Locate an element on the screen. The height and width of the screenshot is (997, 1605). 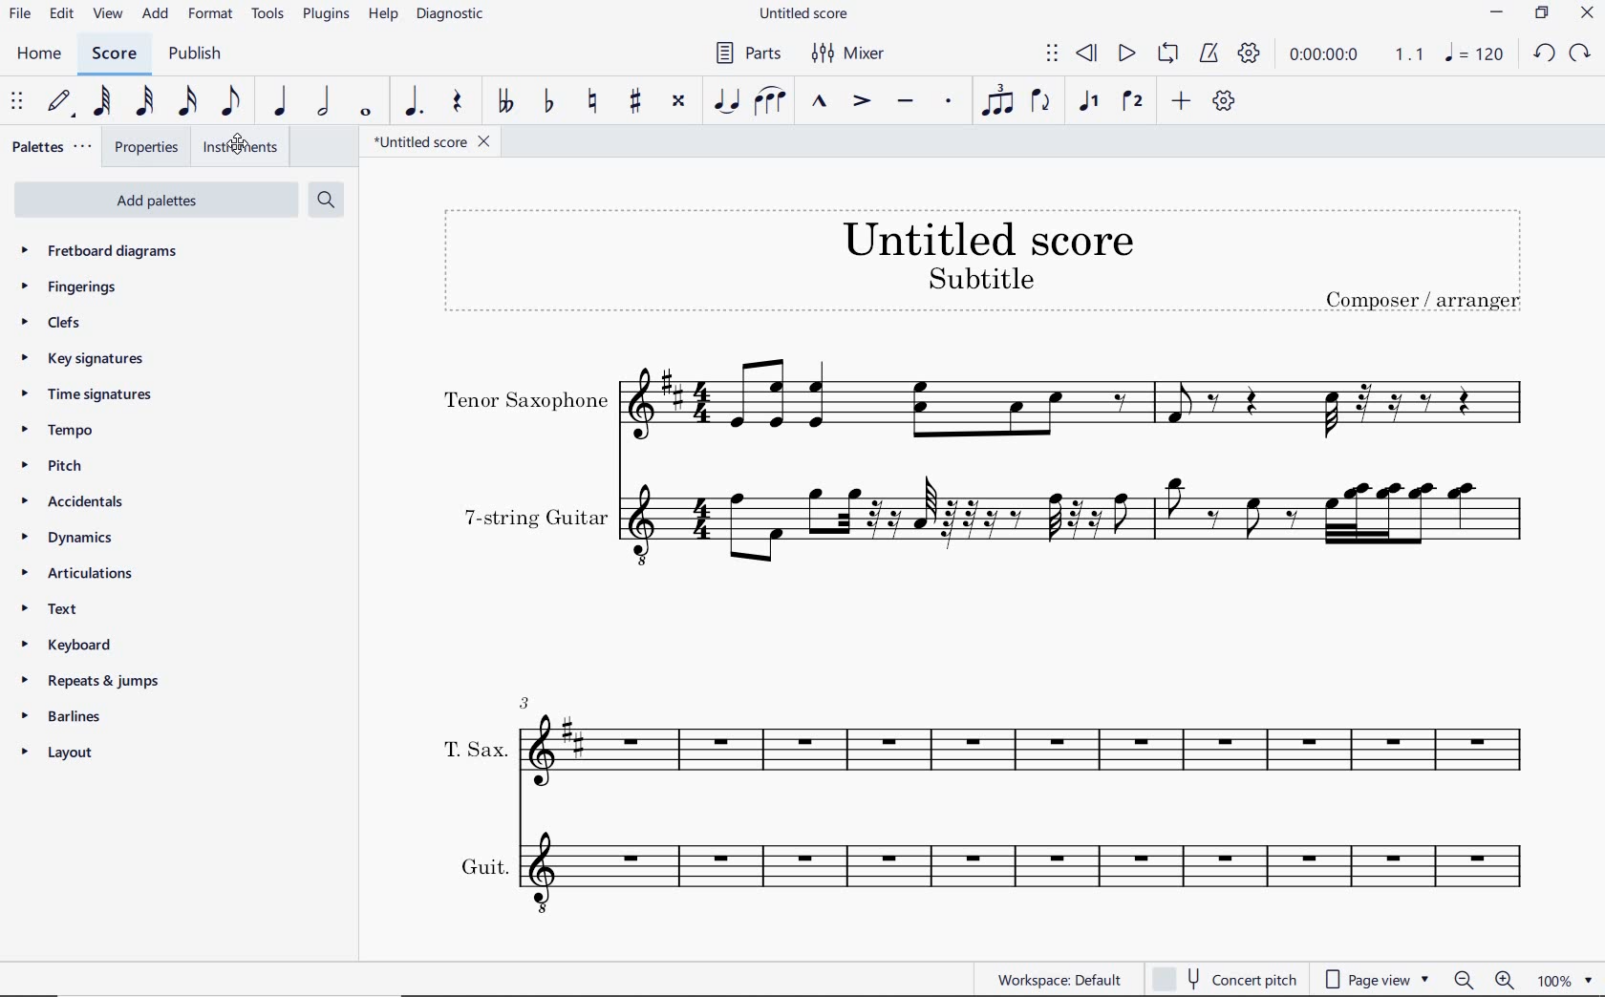
HALF NOTE is located at coordinates (323, 101).